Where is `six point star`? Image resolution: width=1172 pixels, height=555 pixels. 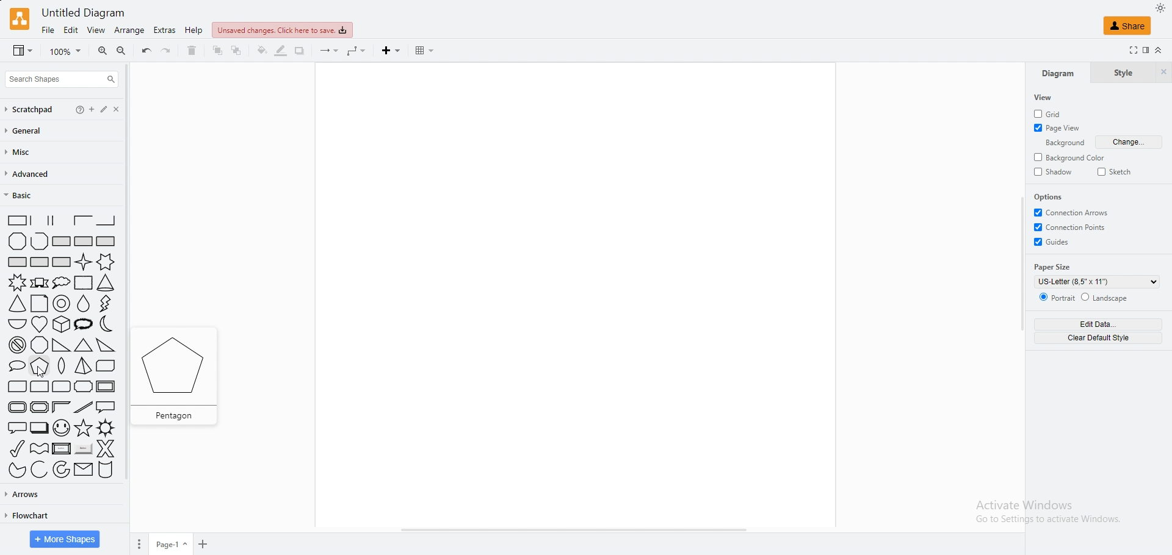
six point star is located at coordinates (107, 262).